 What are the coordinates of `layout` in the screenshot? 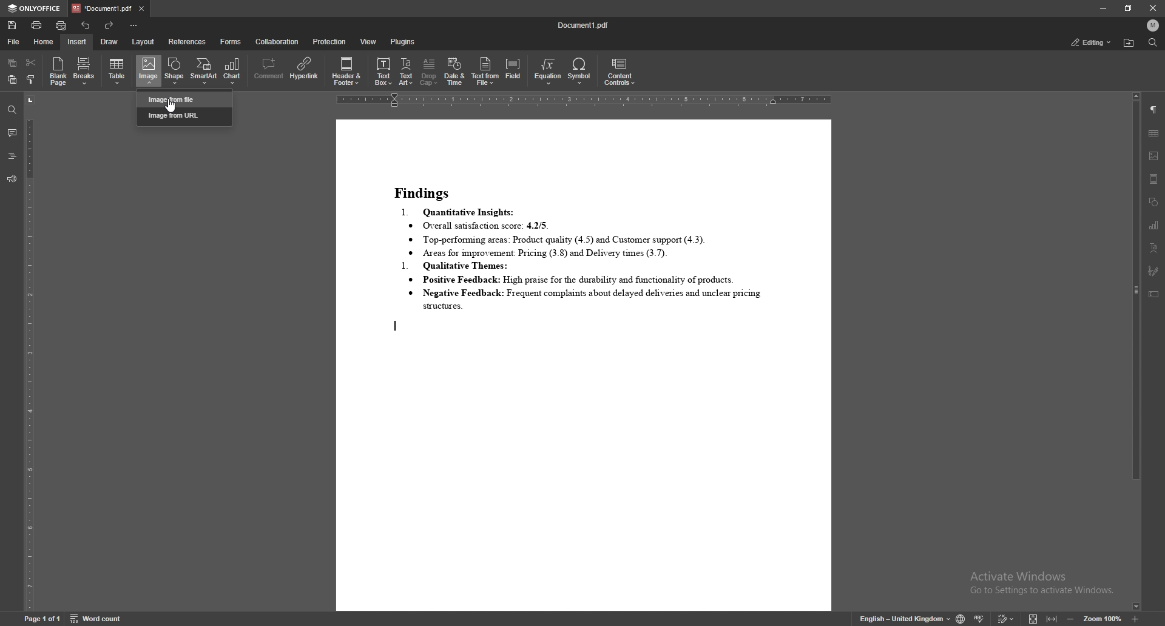 It's located at (145, 41).